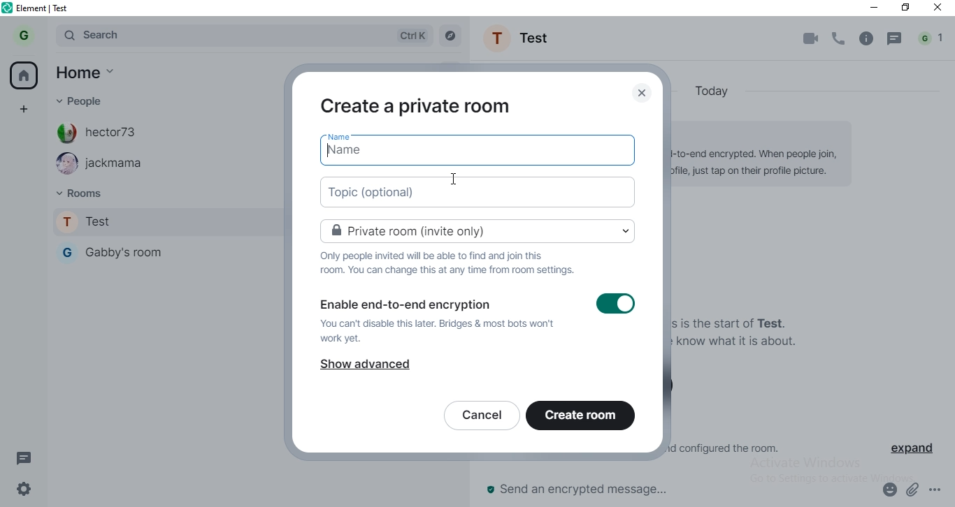 This screenshot has height=507, width=955. I want to click on minimise, so click(875, 7).